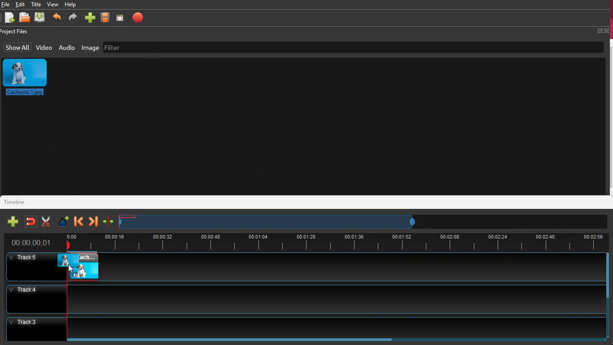 Image resolution: width=613 pixels, height=345 pixels. What do you see at coordinates (300, 327) in the screenshot?
I see `track3` at bounding box center [300, 327].